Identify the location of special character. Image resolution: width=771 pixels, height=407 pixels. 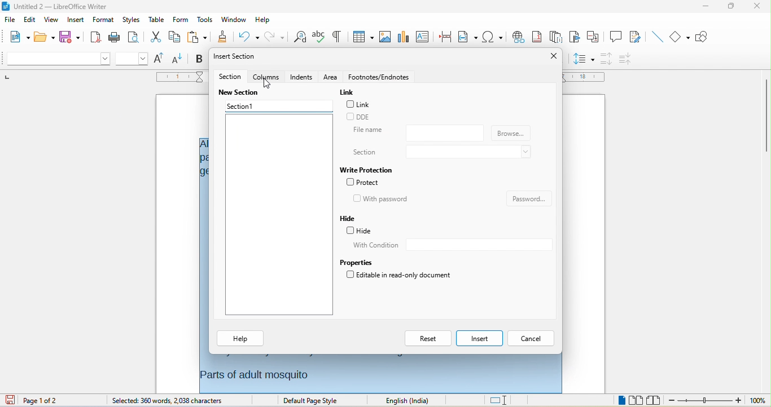
(494, 37).